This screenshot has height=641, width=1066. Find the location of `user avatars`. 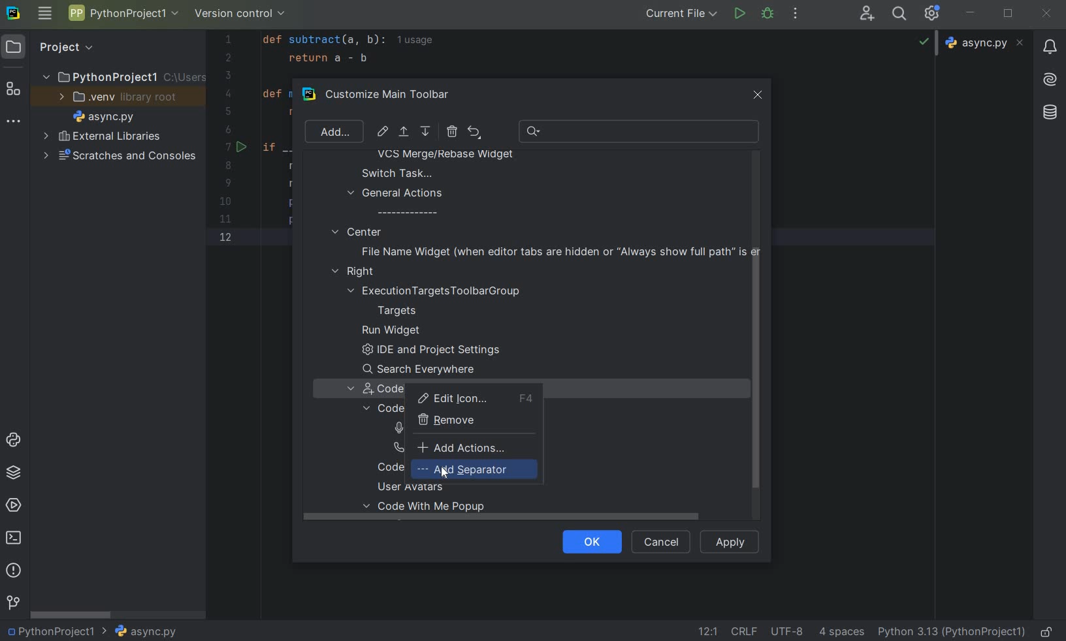

user avatars is located at coordinates (416, 487).